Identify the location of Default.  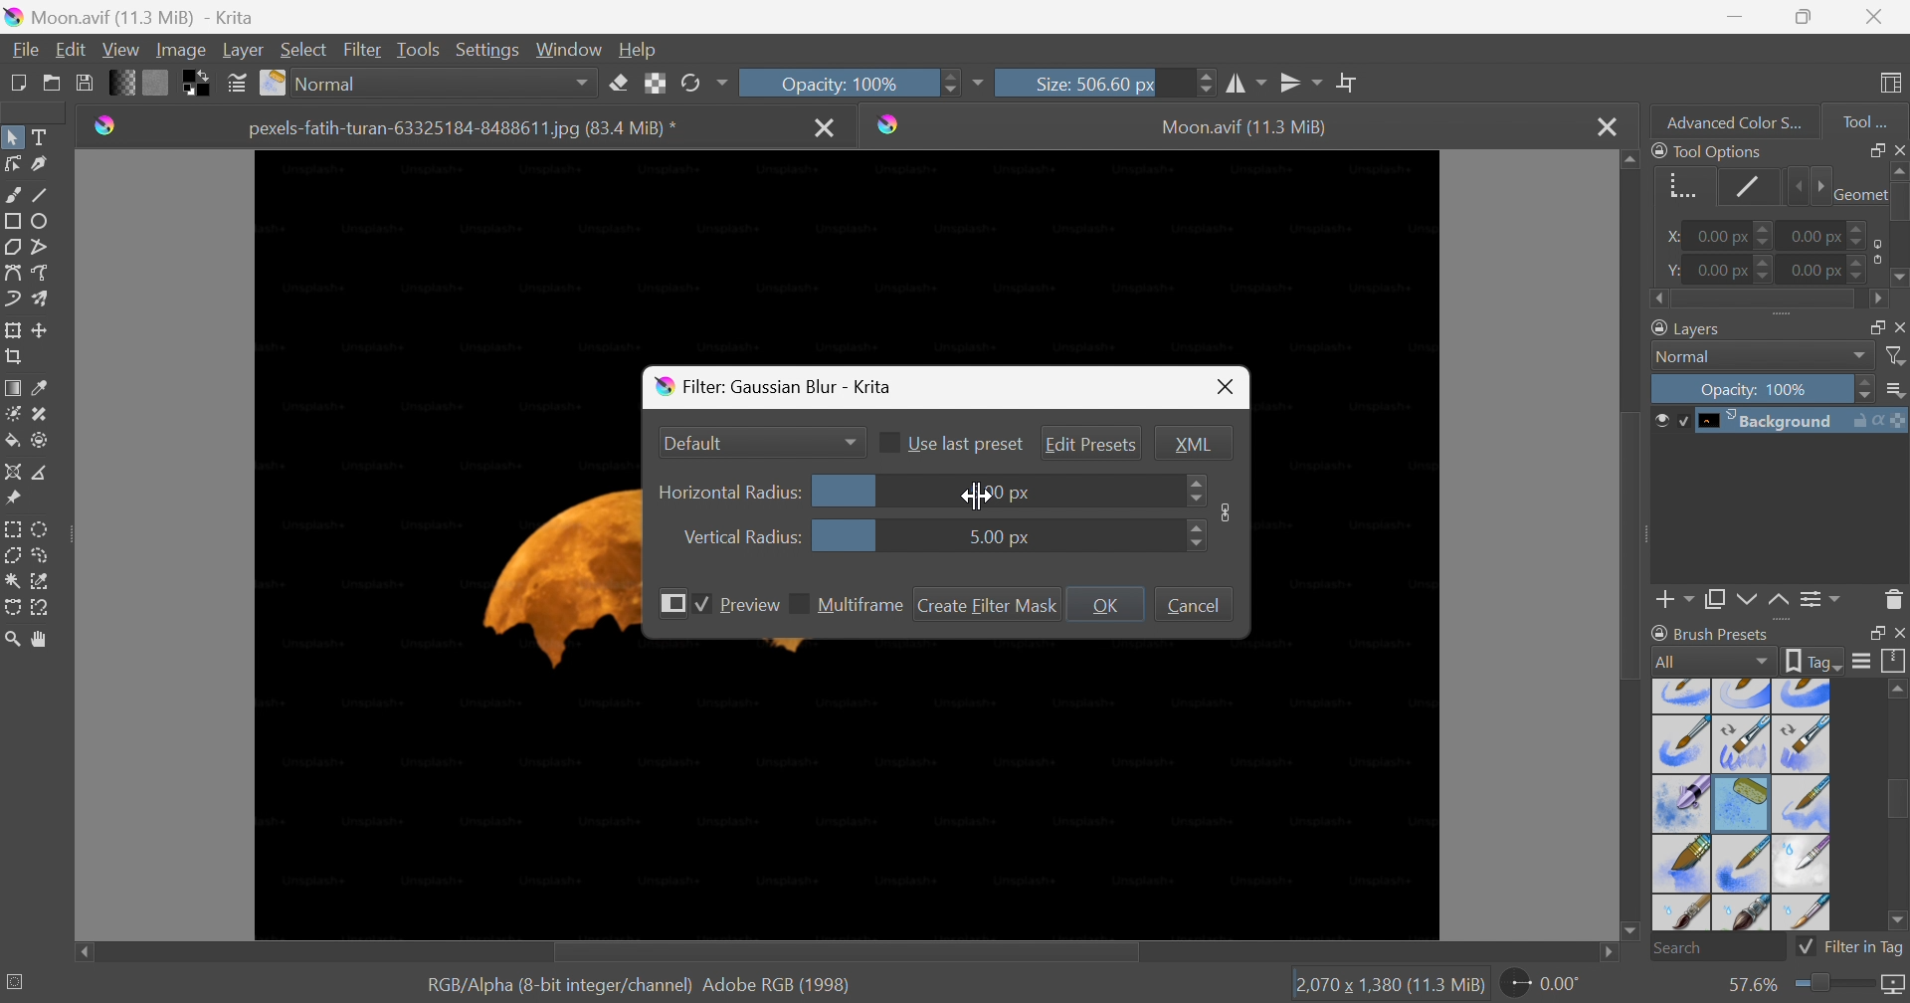
(696, 444).